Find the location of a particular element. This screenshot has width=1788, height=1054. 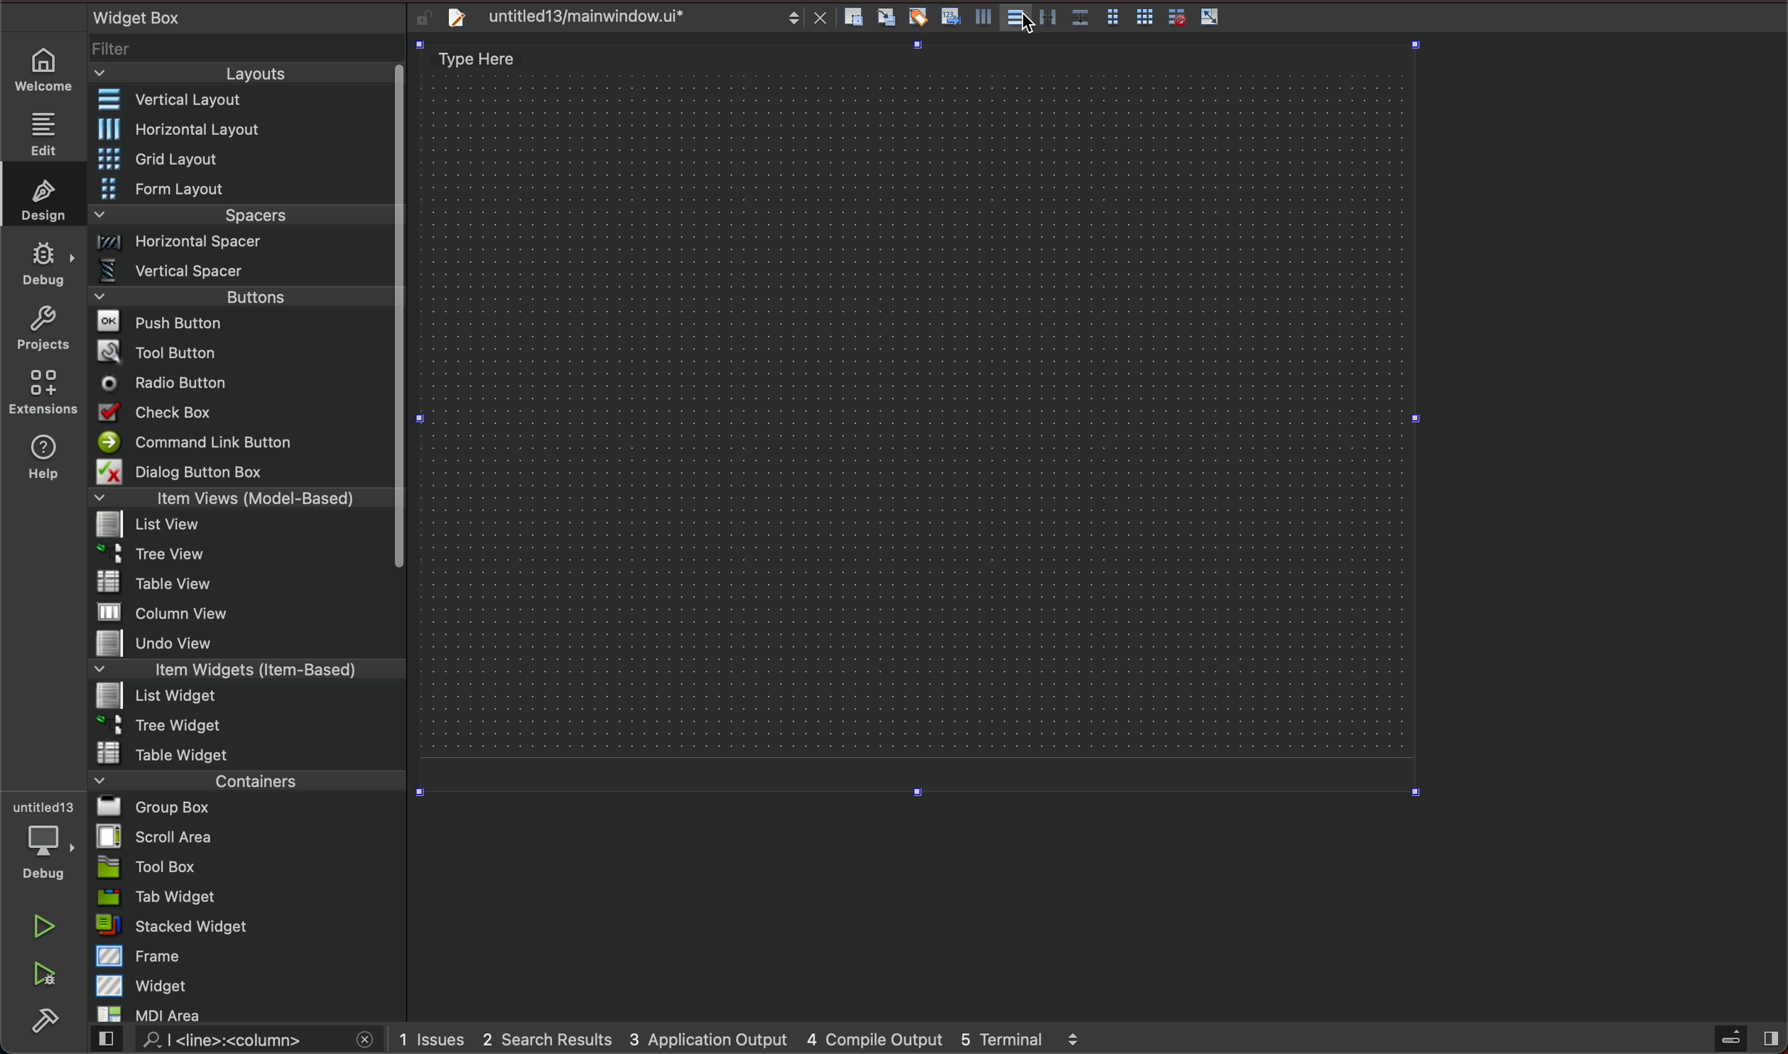

curSor is located at coordinates (1031, 28).